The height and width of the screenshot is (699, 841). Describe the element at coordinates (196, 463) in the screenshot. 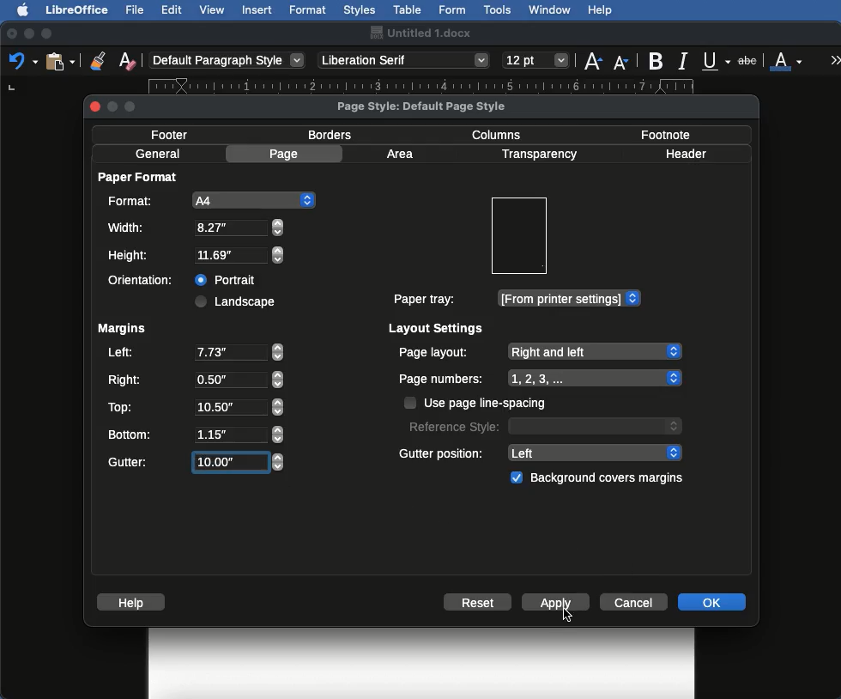

I see `Gutter` at that location.